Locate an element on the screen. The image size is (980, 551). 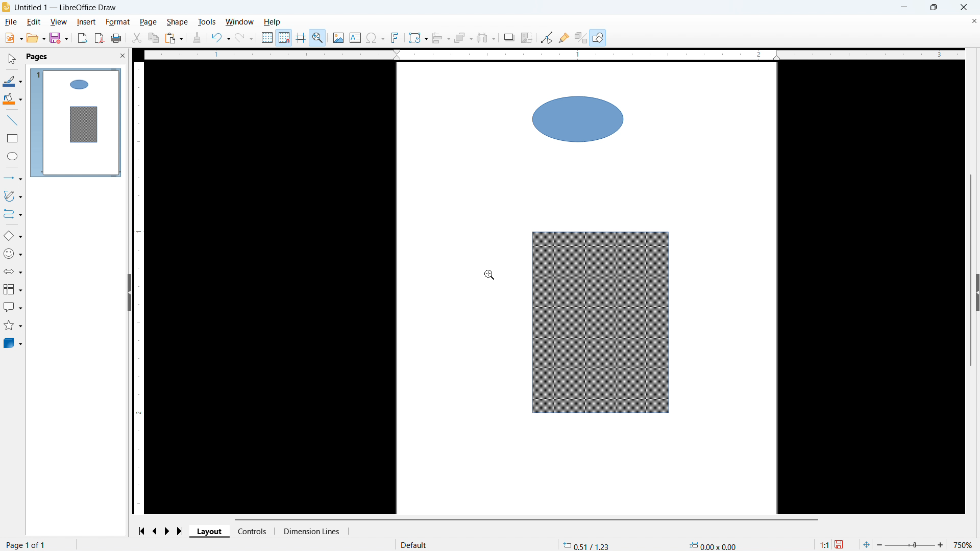
Edit  is located at coordinates (34, 22).